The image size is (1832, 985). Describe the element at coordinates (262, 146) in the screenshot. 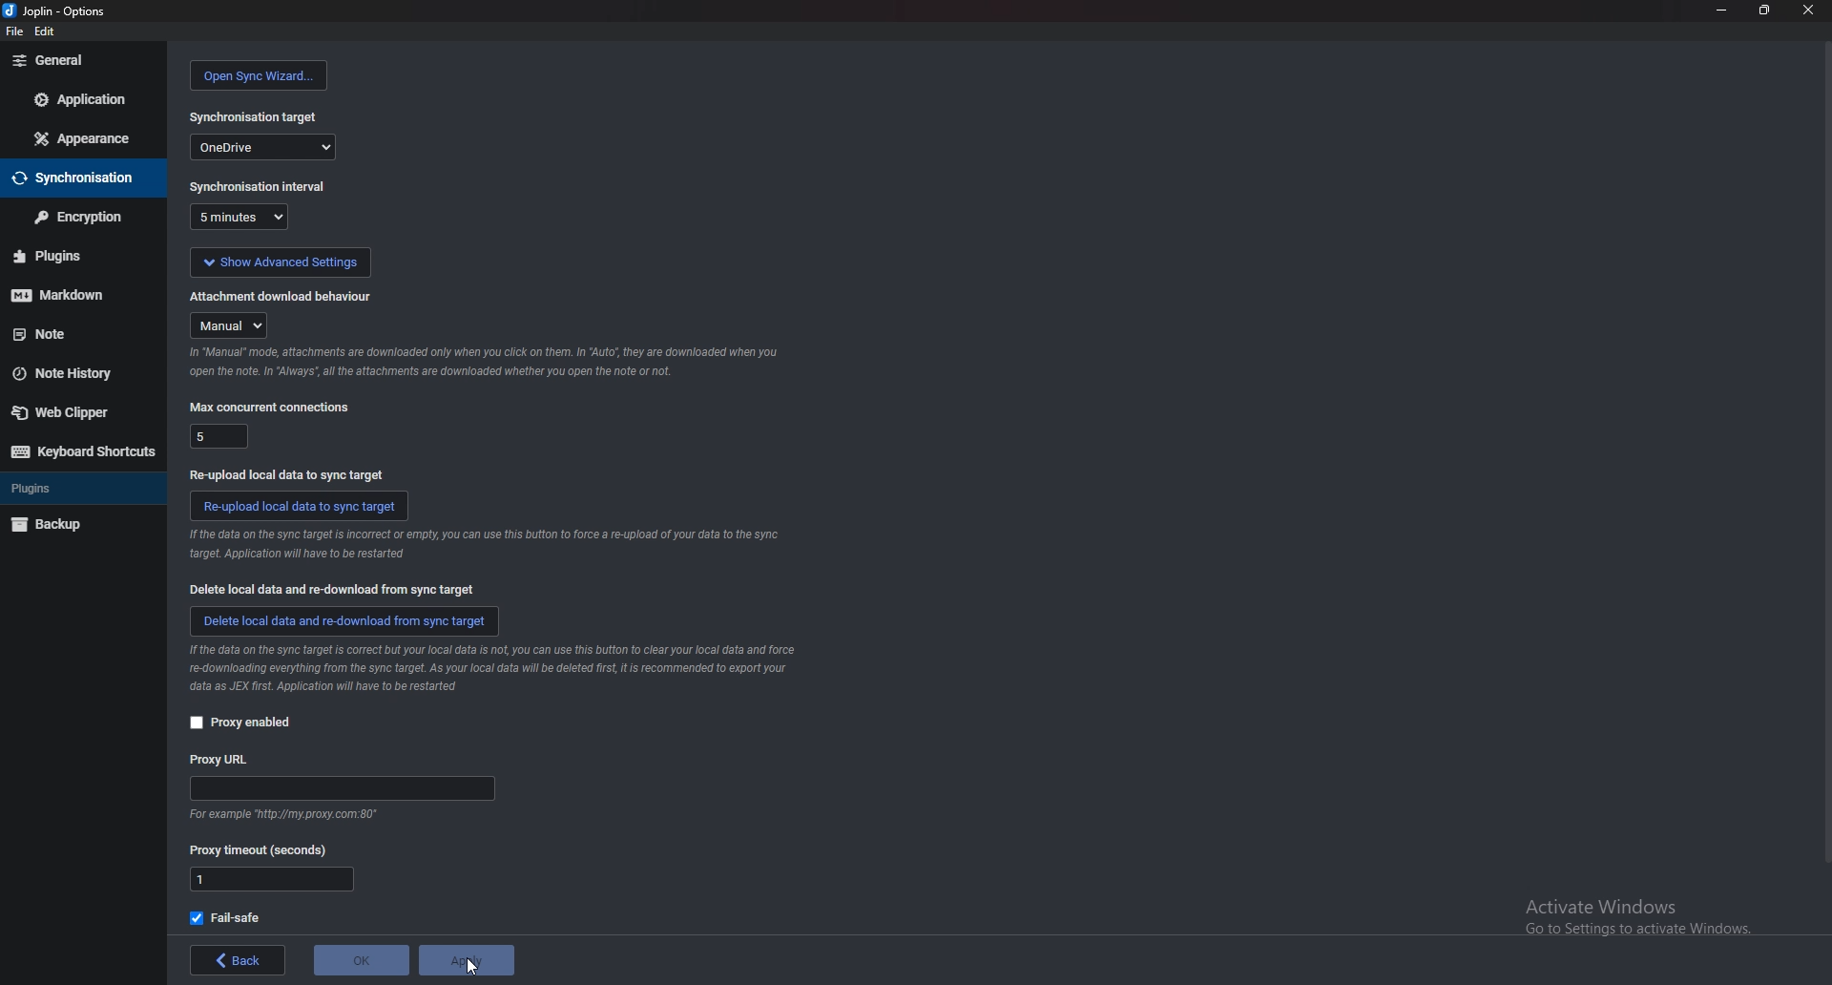

I see `one drive` at that location.